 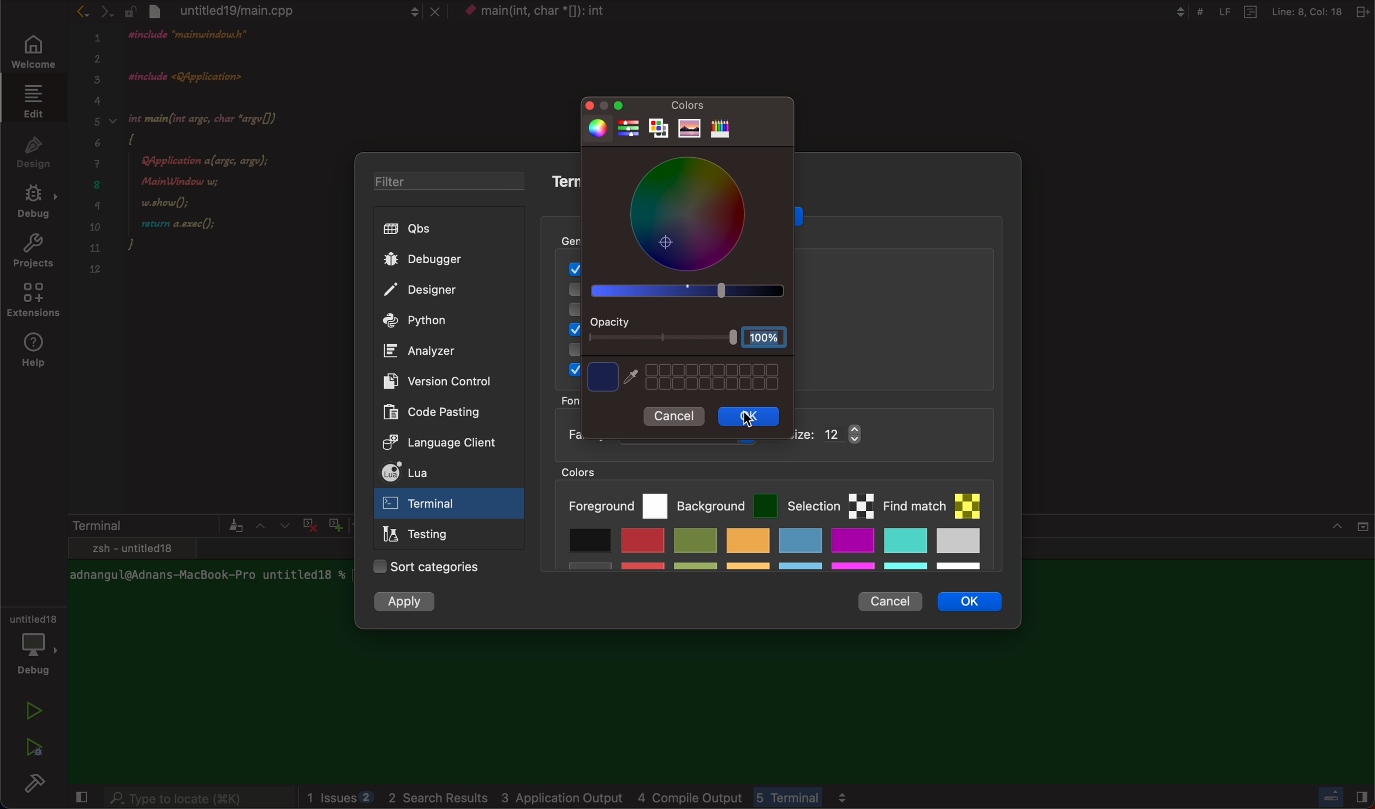 I want to click on cancel, so click(x=889, y=598).